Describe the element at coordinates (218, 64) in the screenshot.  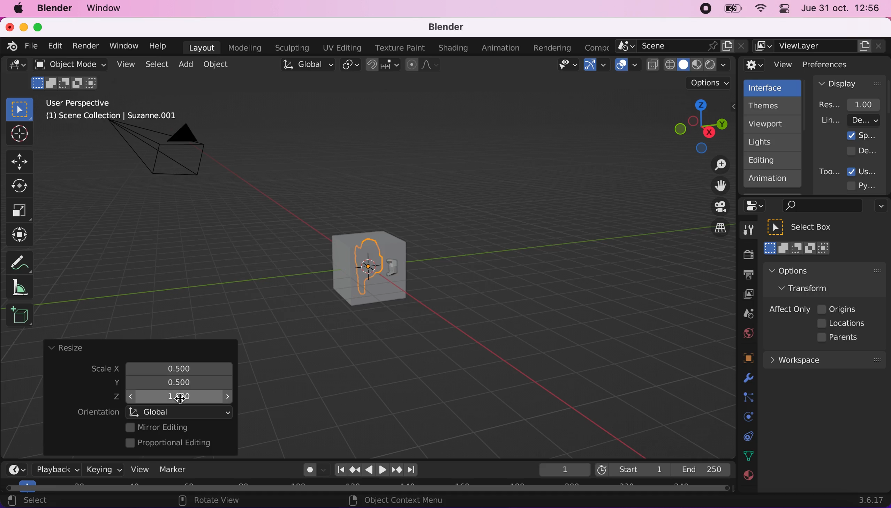
I see `object` at that location.